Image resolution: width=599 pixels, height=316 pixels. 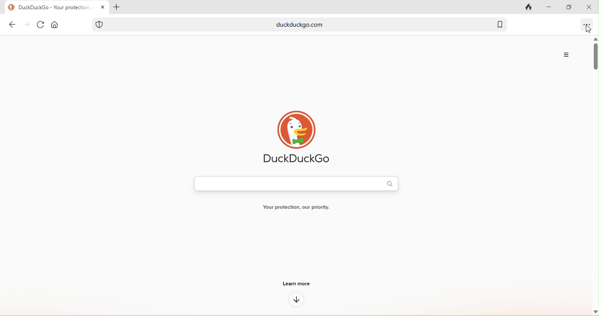 What do you see at coordinates (57, 26) in the screenshot?
I see `home` at bounding box center [57, 26].